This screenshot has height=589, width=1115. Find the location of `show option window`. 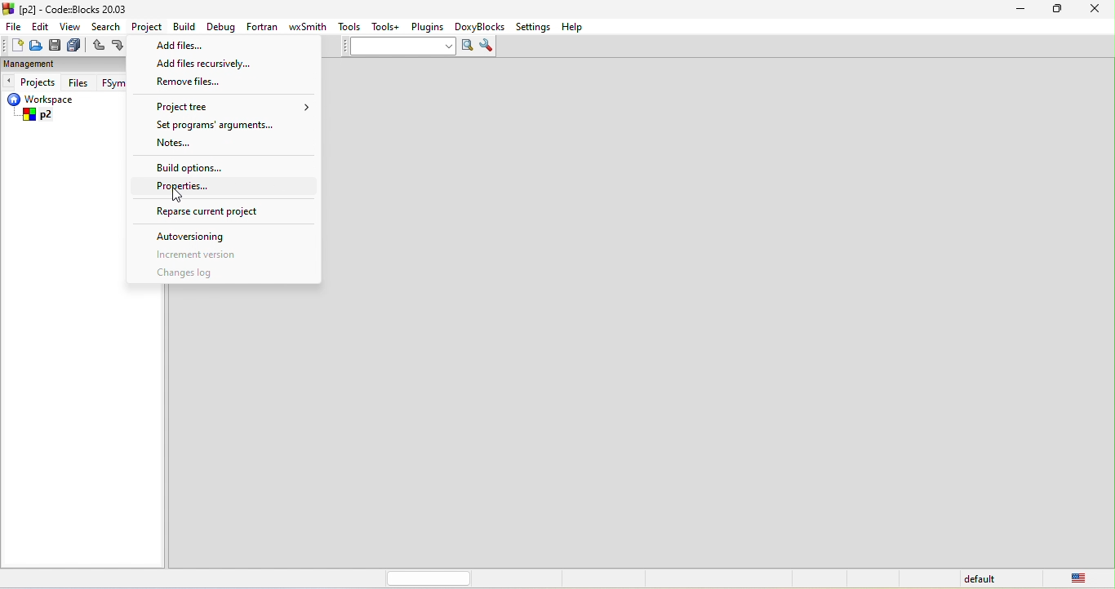

show option window is located at coordinates (488, 46).